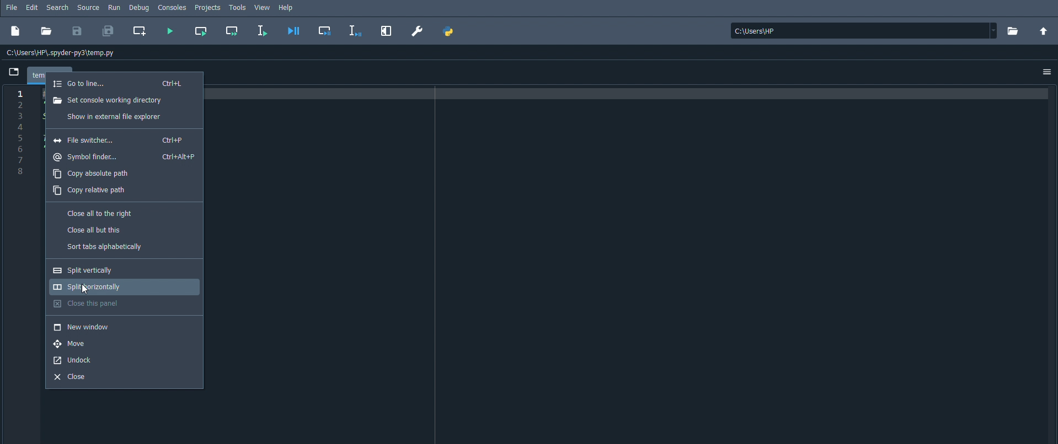  Describe the element at coordinates (140, 31) in the screenshot. I see `Create new cell at the current line` at that location.